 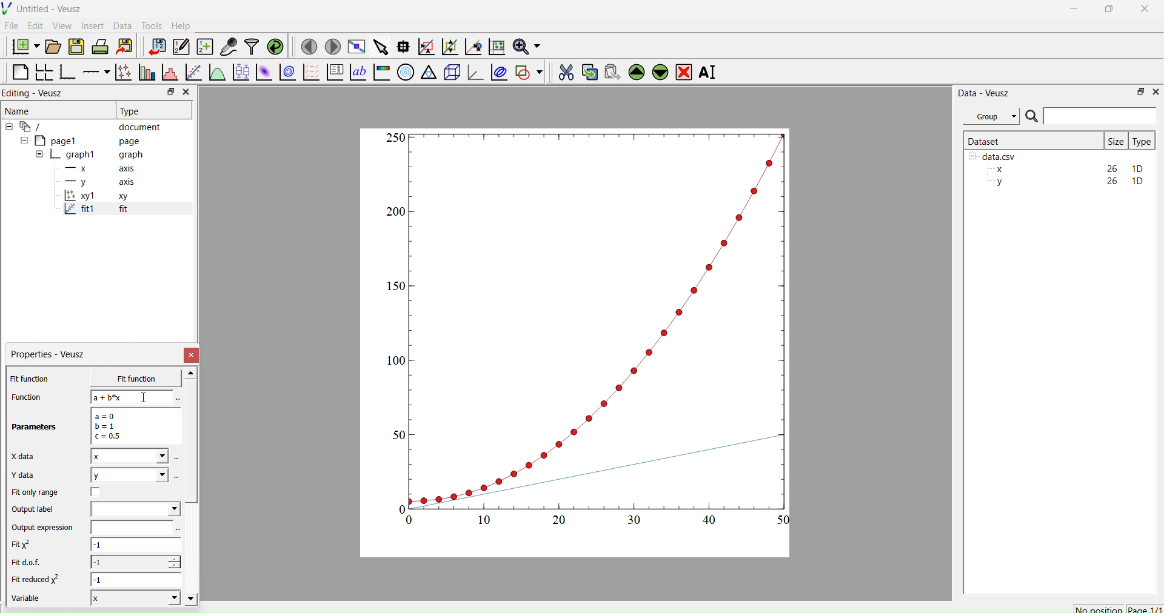 What do you see at coordinates (329, 47) in the screenshot?
I see `Next page` at bounding box center [329, 47].